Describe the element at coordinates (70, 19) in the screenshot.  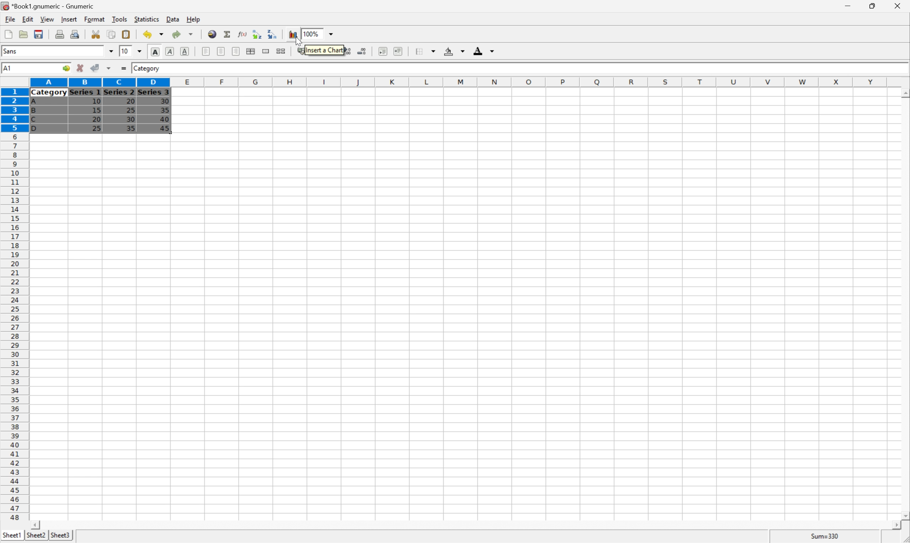
I see `Insert` at that location.